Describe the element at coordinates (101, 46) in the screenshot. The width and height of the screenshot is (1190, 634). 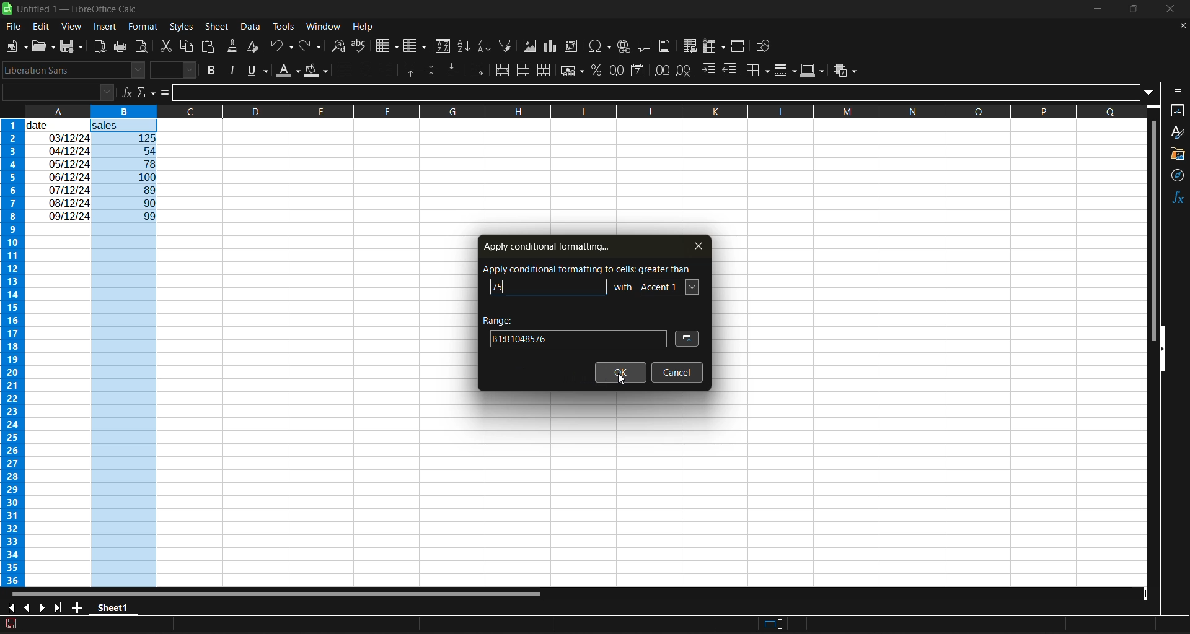
I see `export directly as pdf` at that location.